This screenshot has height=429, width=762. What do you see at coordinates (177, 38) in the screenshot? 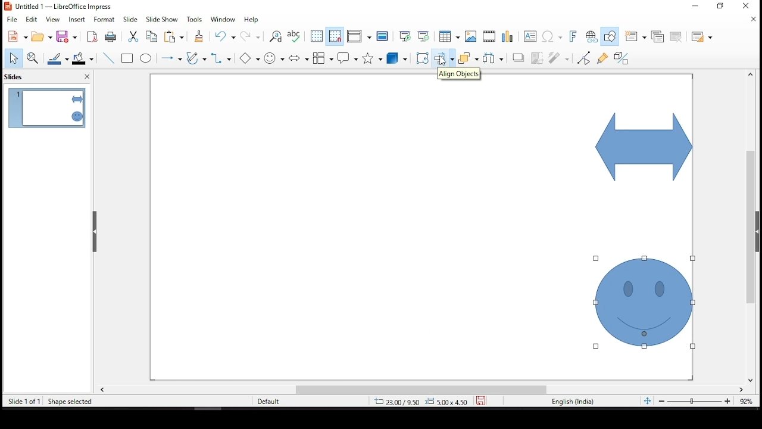
I see `paste` at bounding box center [177, 38].